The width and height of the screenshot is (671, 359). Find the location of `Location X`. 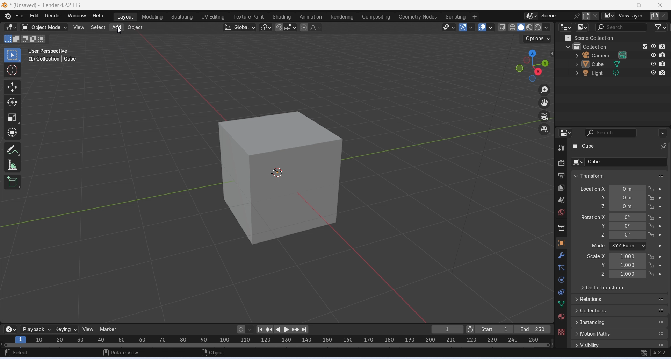

Location X is located at coordinates (592, 189).